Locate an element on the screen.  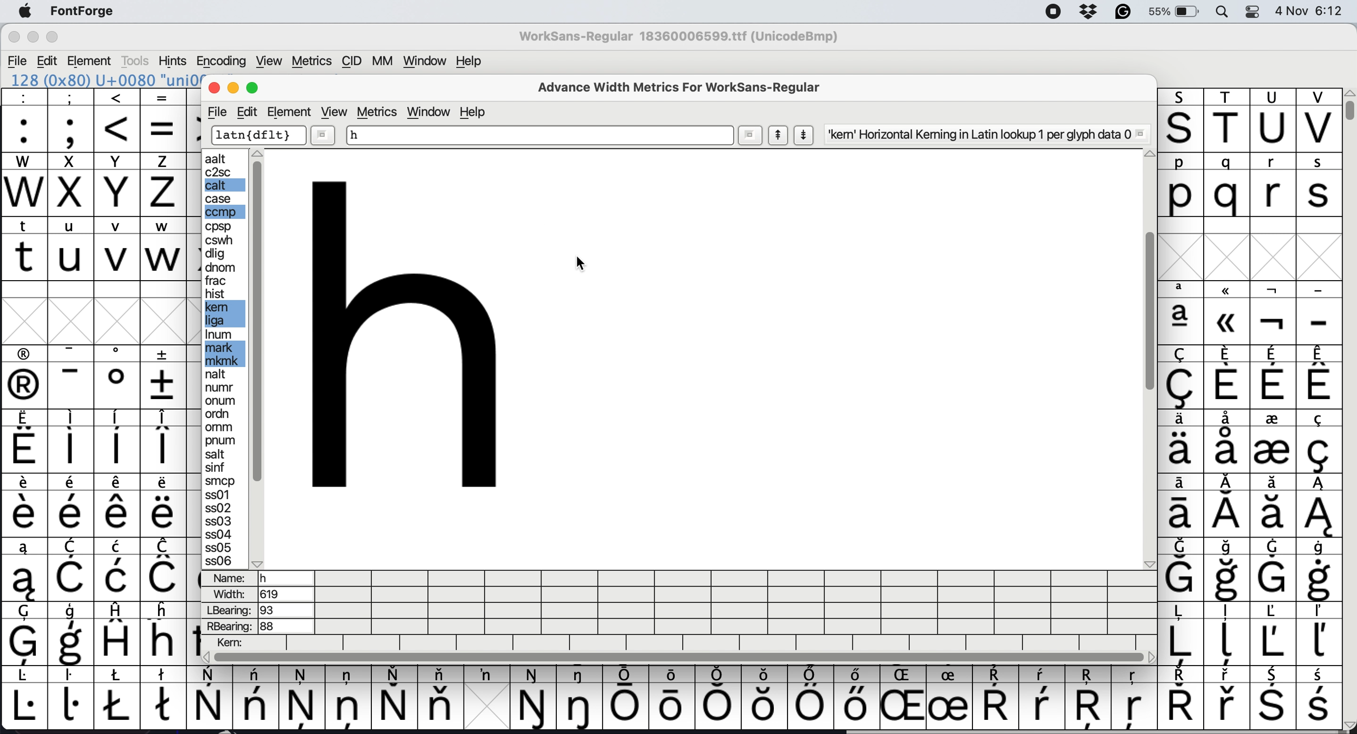
special letters is located at coordinates (671, 706).